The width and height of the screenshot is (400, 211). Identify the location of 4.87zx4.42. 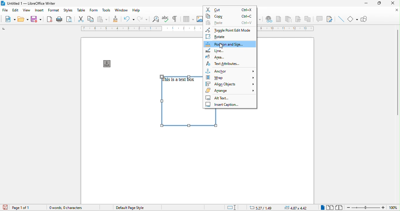
(296, 207).